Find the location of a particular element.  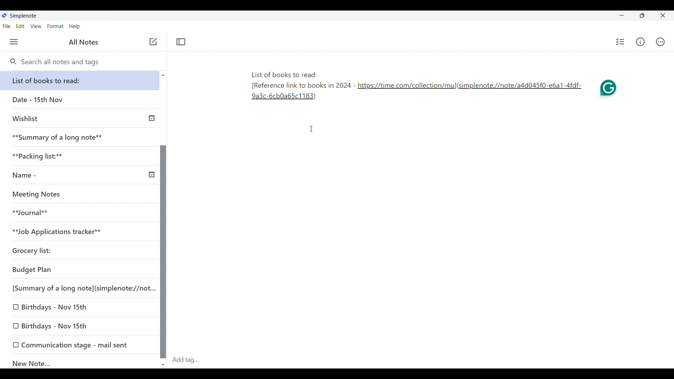

Minimize is located at coordinates (620, 15).